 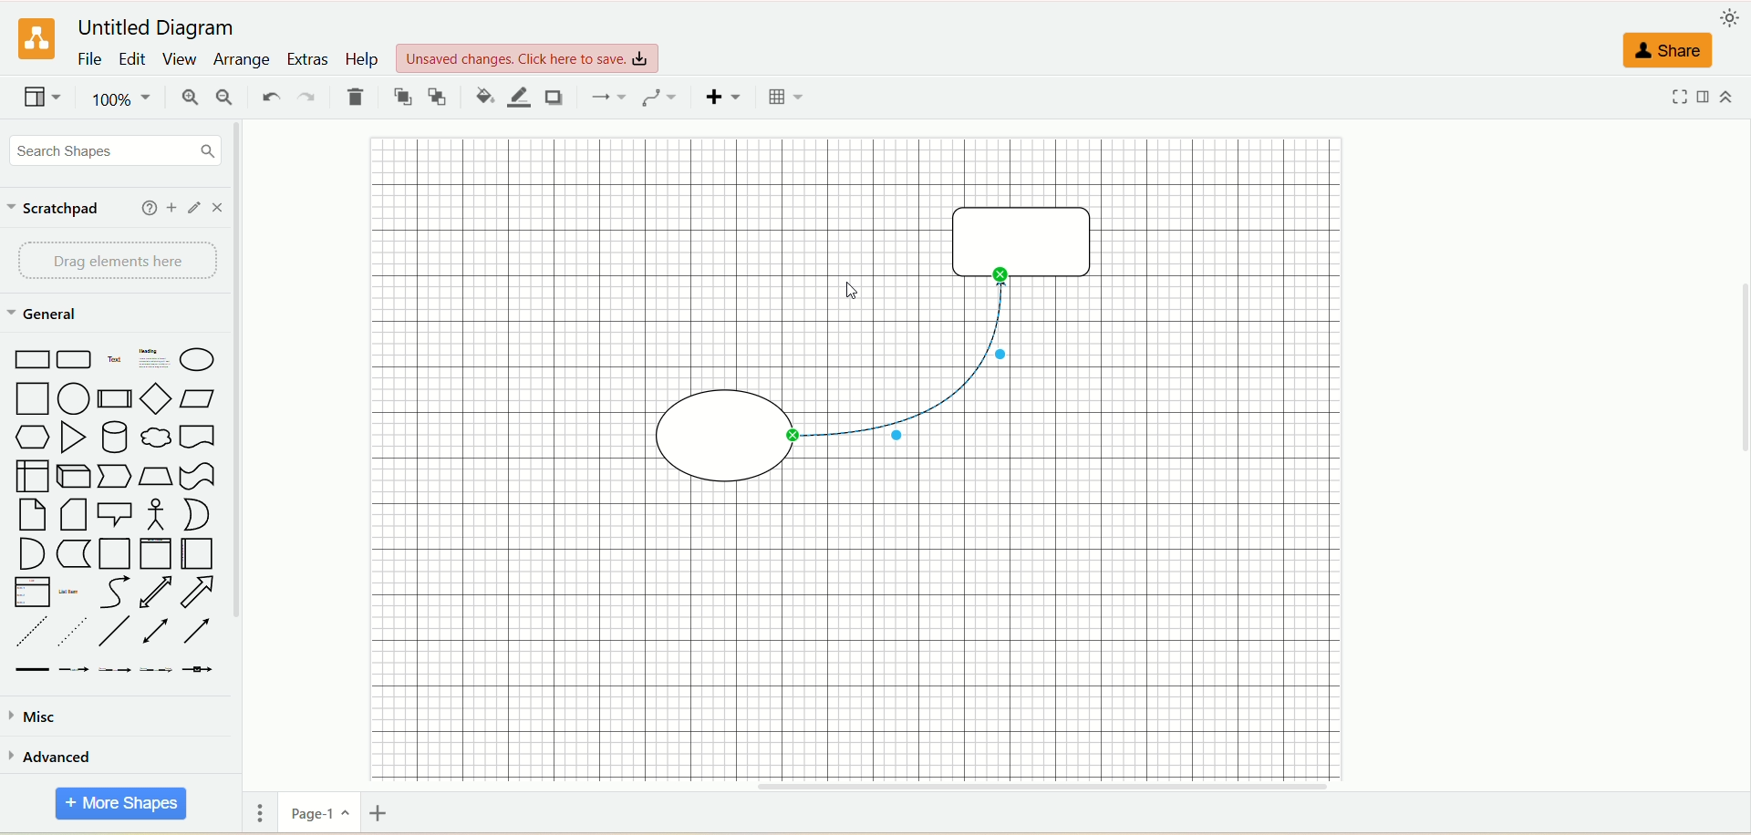 I want to click on general, so click(x=45, y=315).